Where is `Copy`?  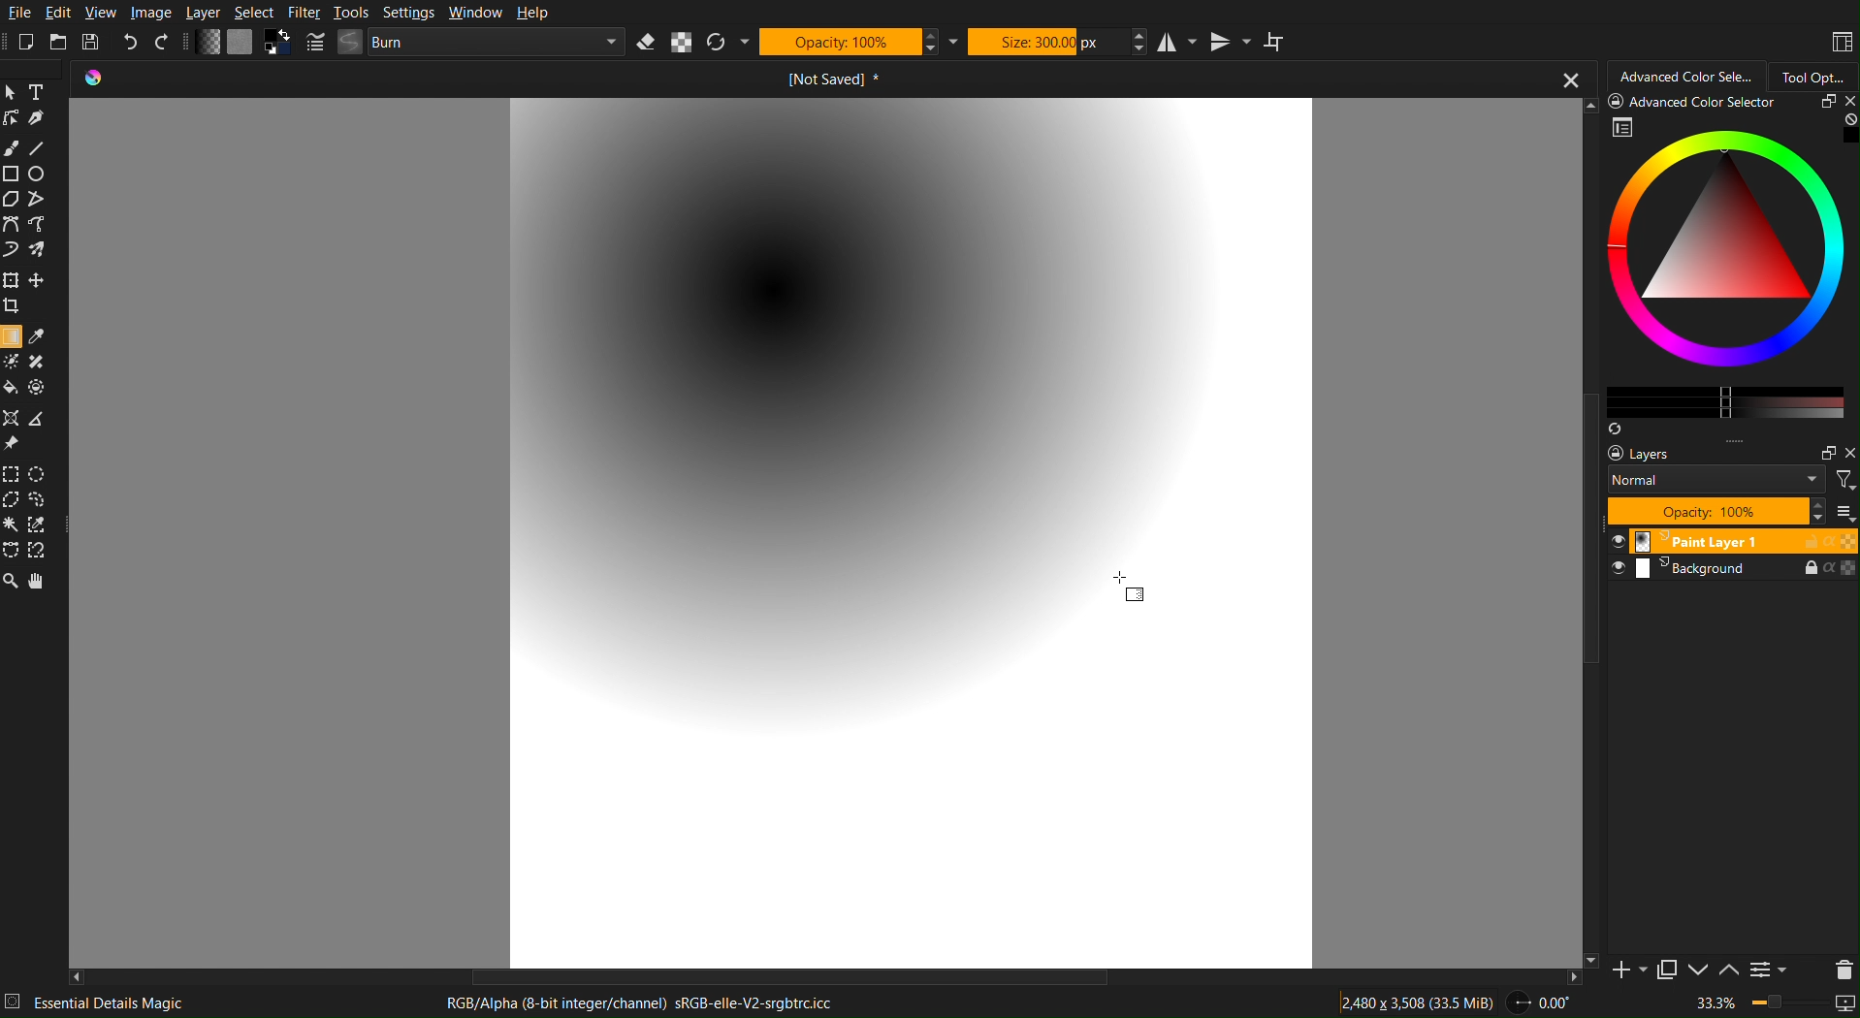
Copy is located at coordinates (1664, 973).